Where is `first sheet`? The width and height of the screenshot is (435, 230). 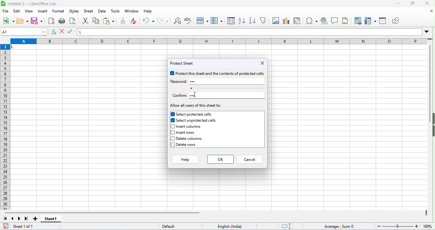 first sheet is located at coordinates (5, 219).